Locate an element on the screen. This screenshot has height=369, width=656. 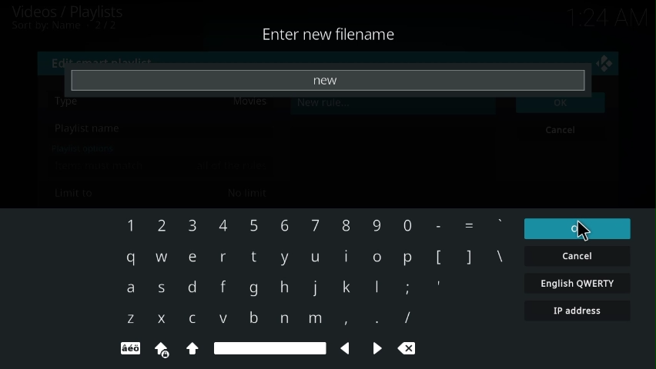
t is located at coordinates (252, 258).